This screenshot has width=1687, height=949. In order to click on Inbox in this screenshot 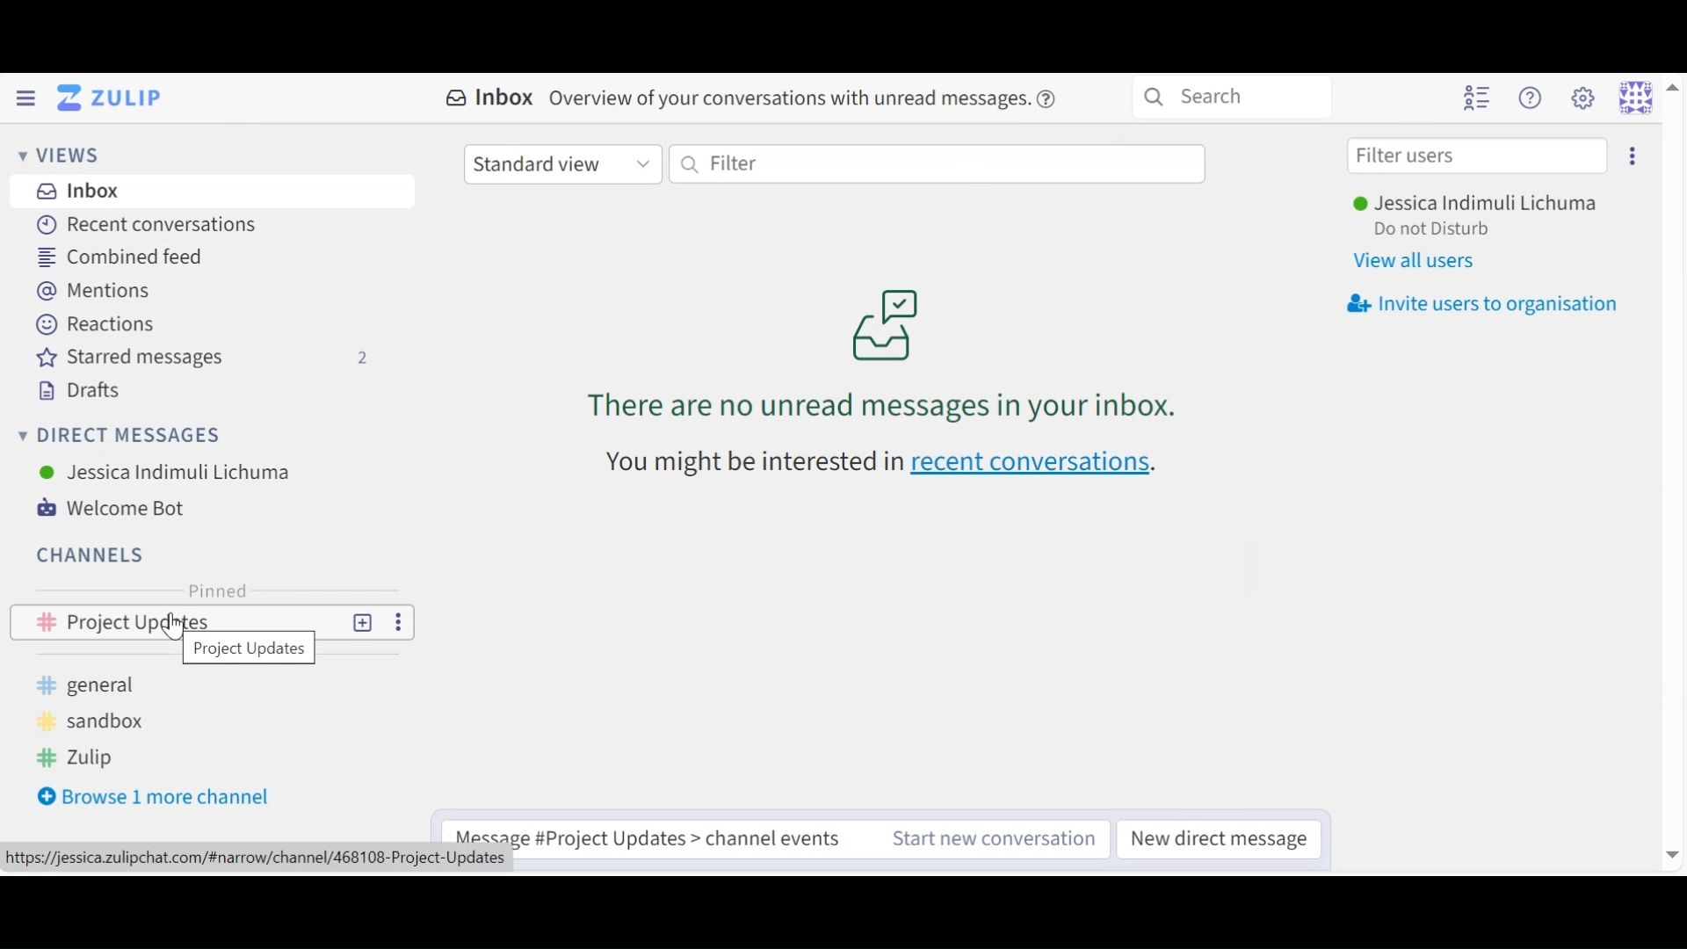, I will do `click(484, 98)`.